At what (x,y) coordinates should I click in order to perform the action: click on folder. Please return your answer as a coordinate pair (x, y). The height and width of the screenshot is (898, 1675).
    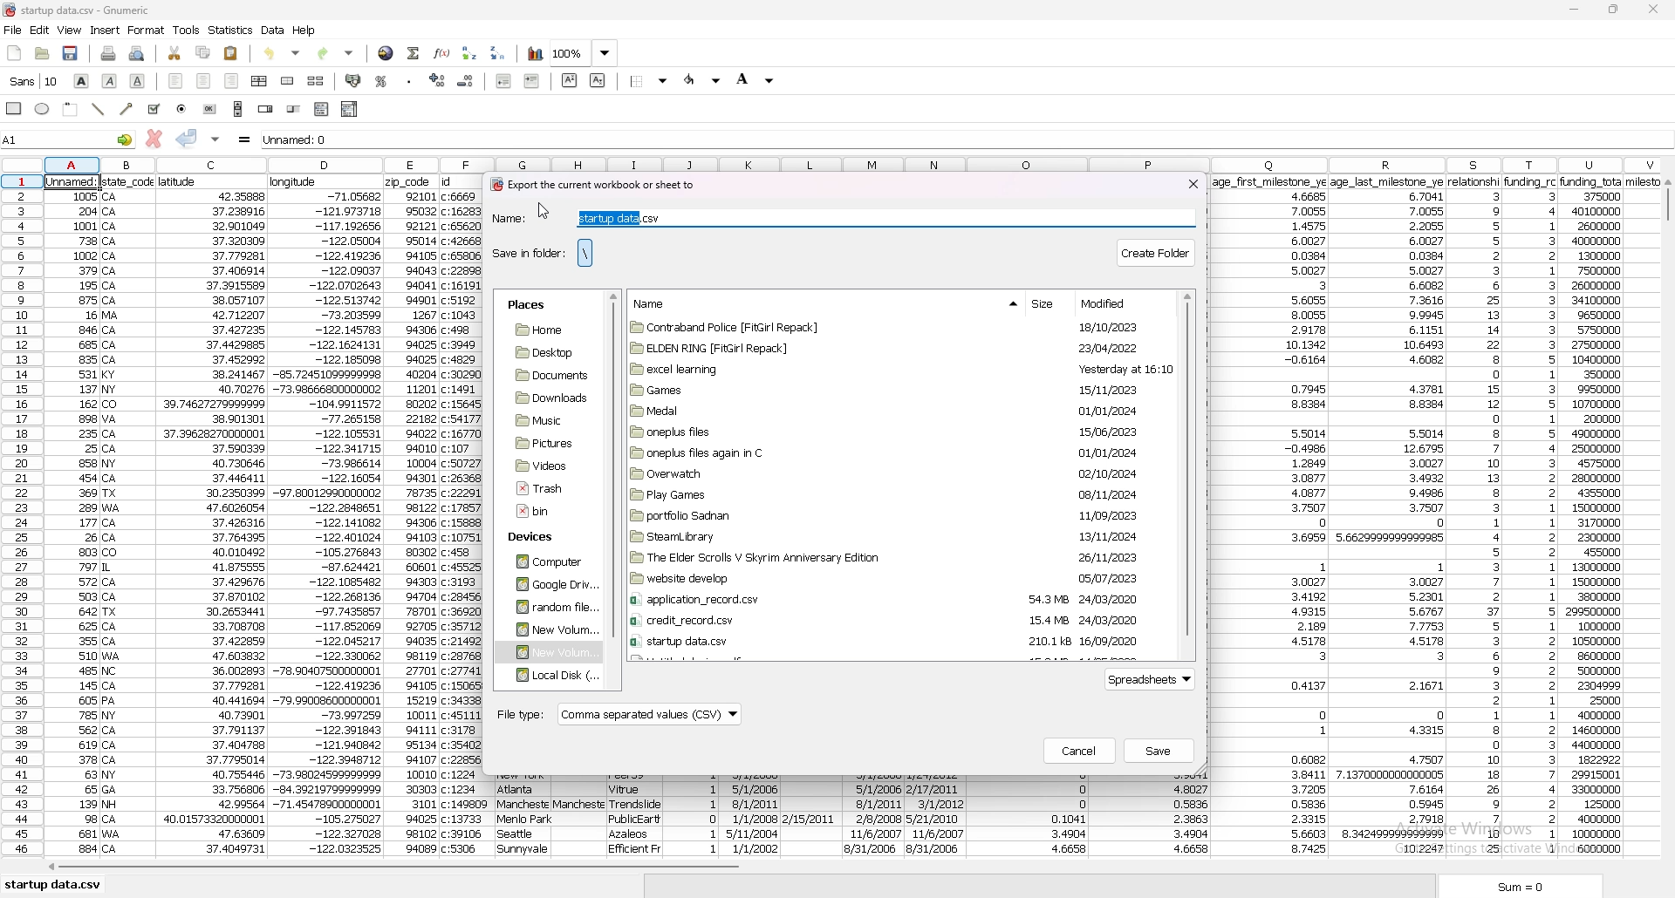
    Looking at the image, I should click on (548, 398).